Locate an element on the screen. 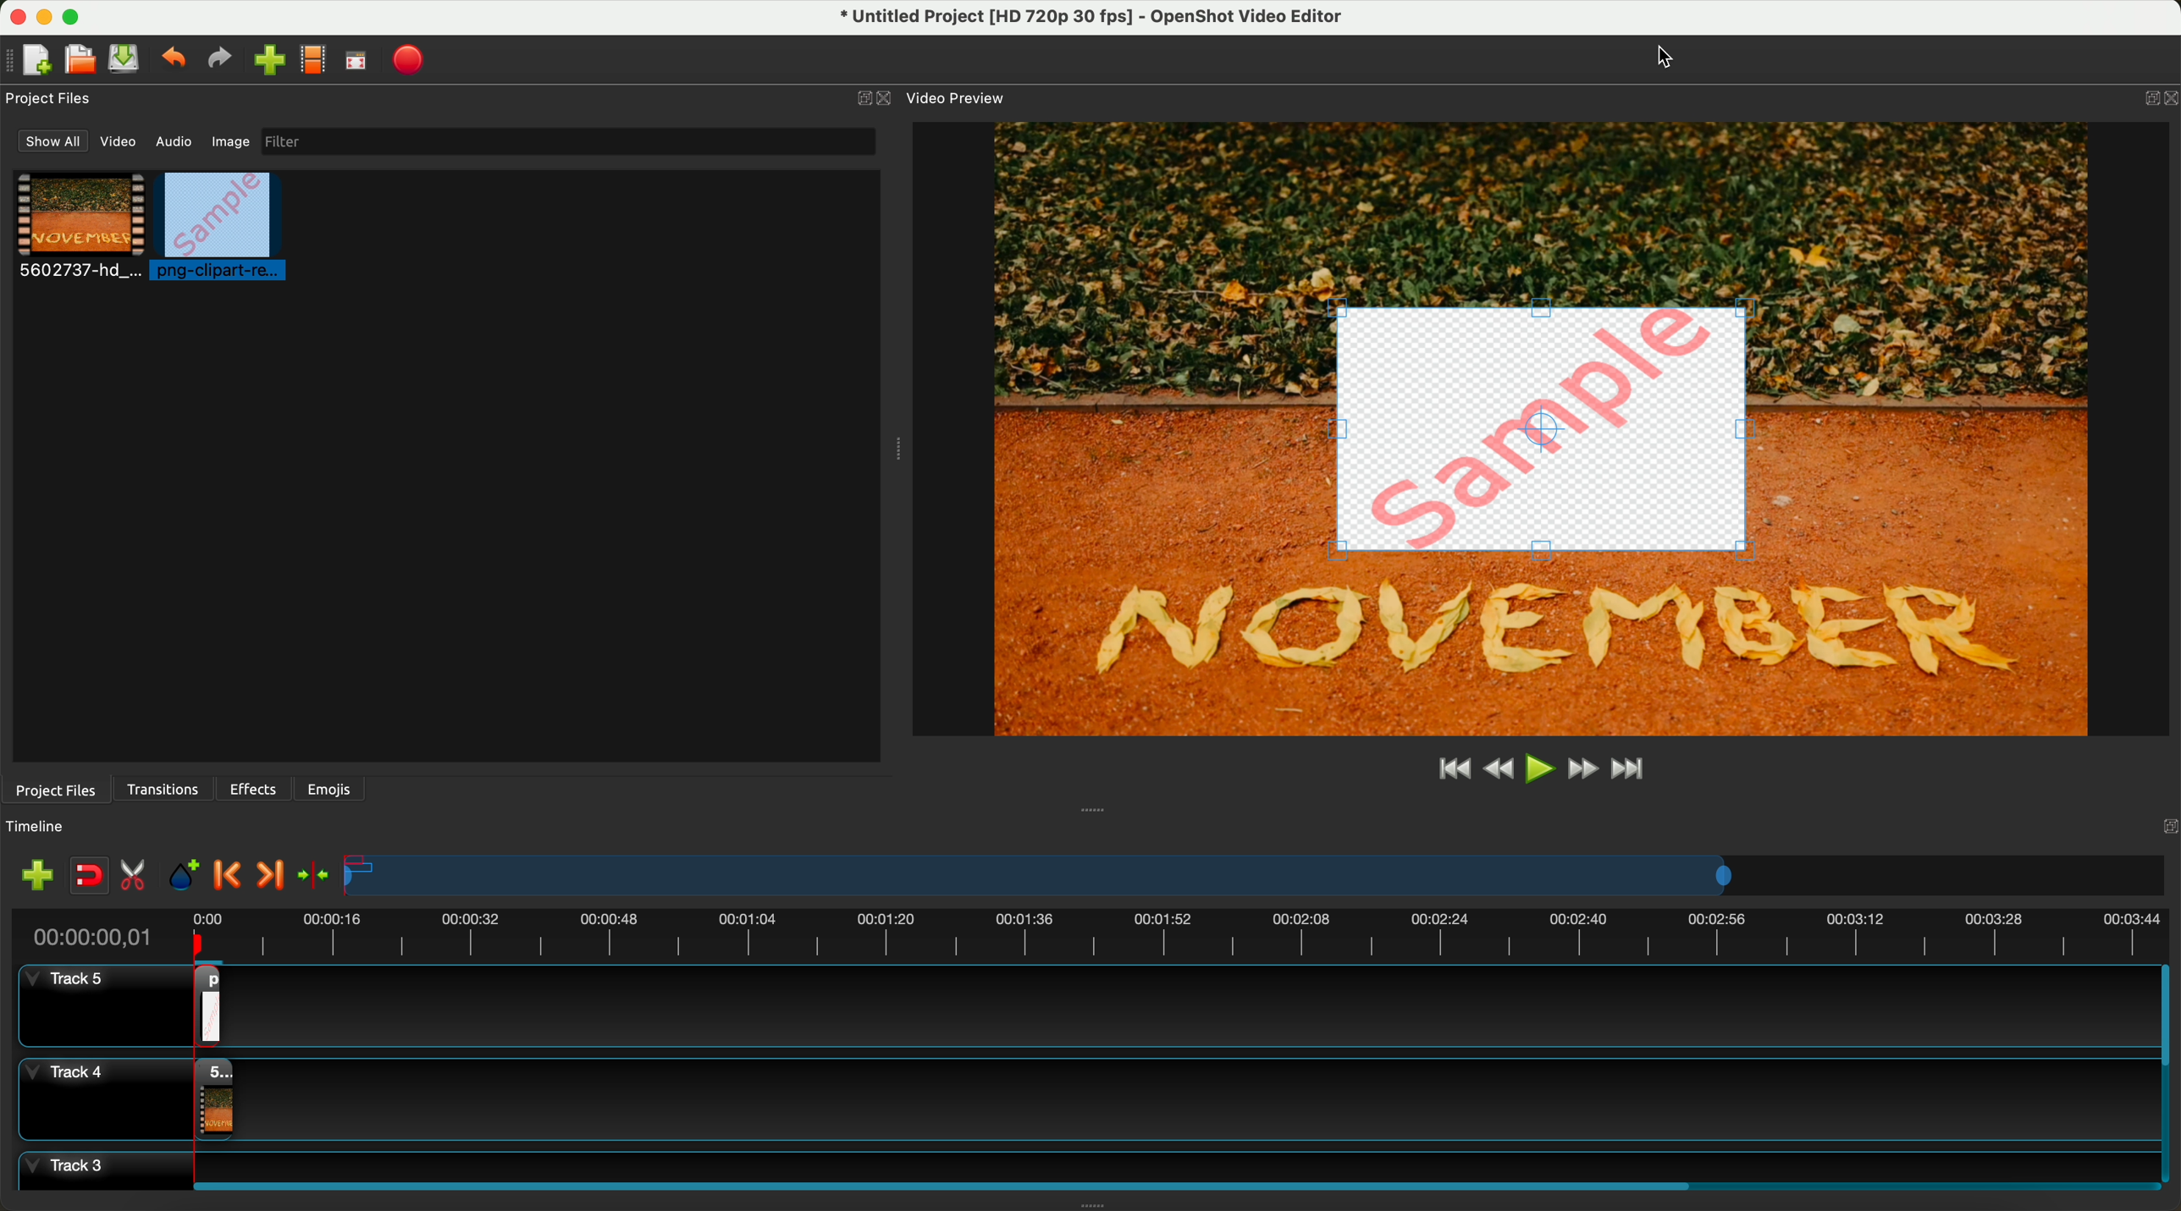 Image resolution: width=2181 pixels, height=1211 pixels. image is located at coordinates (228, 144).